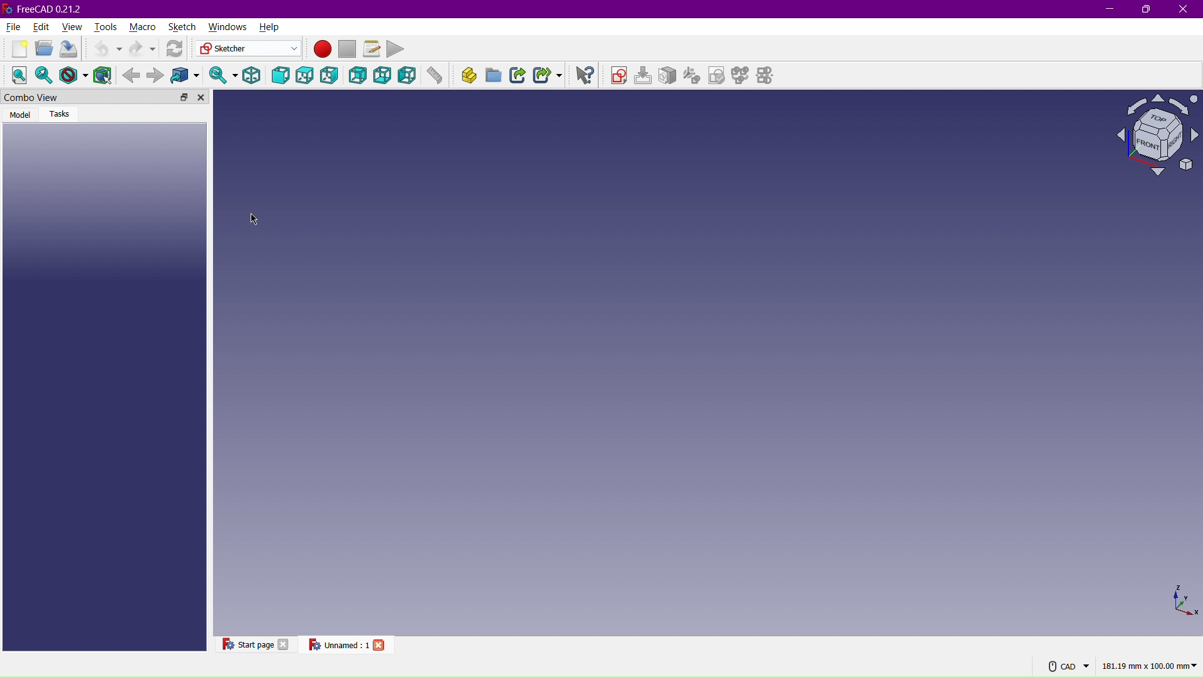 The width and height of the screenshot is (1203, 677). Describe the element at coordinates (44, 75) in the screenshot. I see `Fit selected content on the screen` at that location.